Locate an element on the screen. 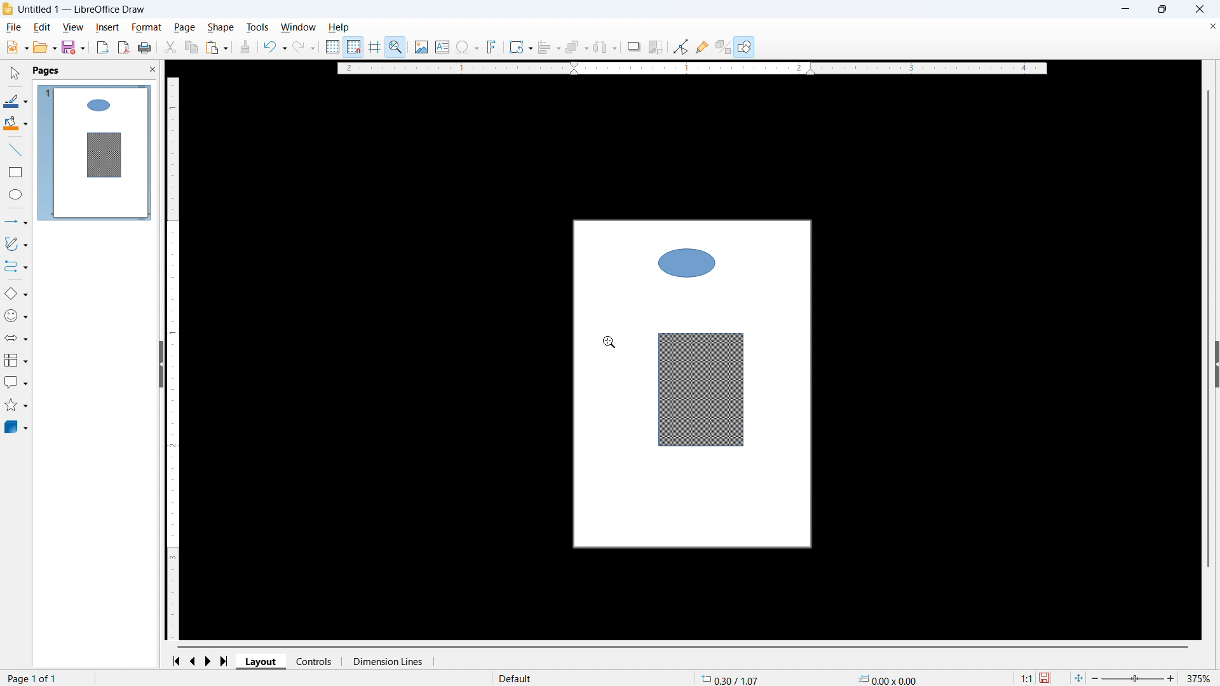  Export as PDF  is located at coordinates (123, 48).